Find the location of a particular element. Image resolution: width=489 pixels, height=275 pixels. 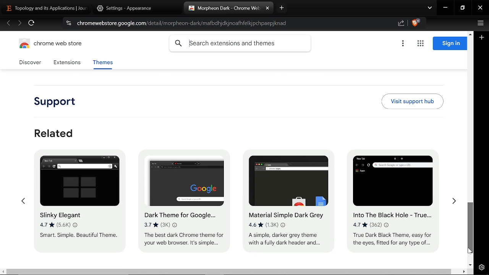

Cite information is located at coordinates (68, 24).